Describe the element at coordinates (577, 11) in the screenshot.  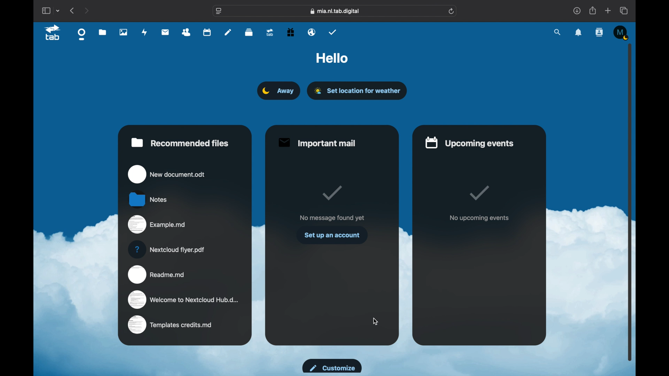
I see `downloads` at that location.